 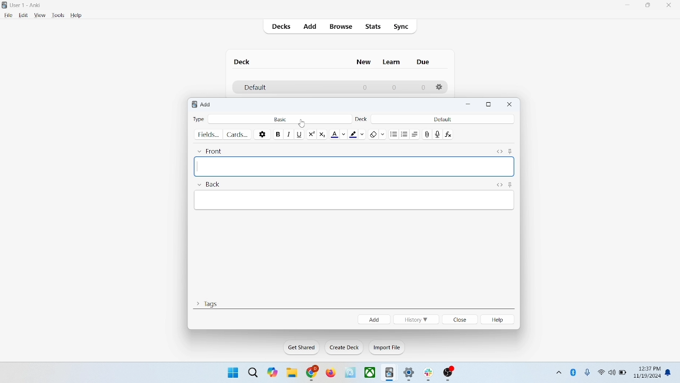 I want to click on notification, so click(x=669, y=373).